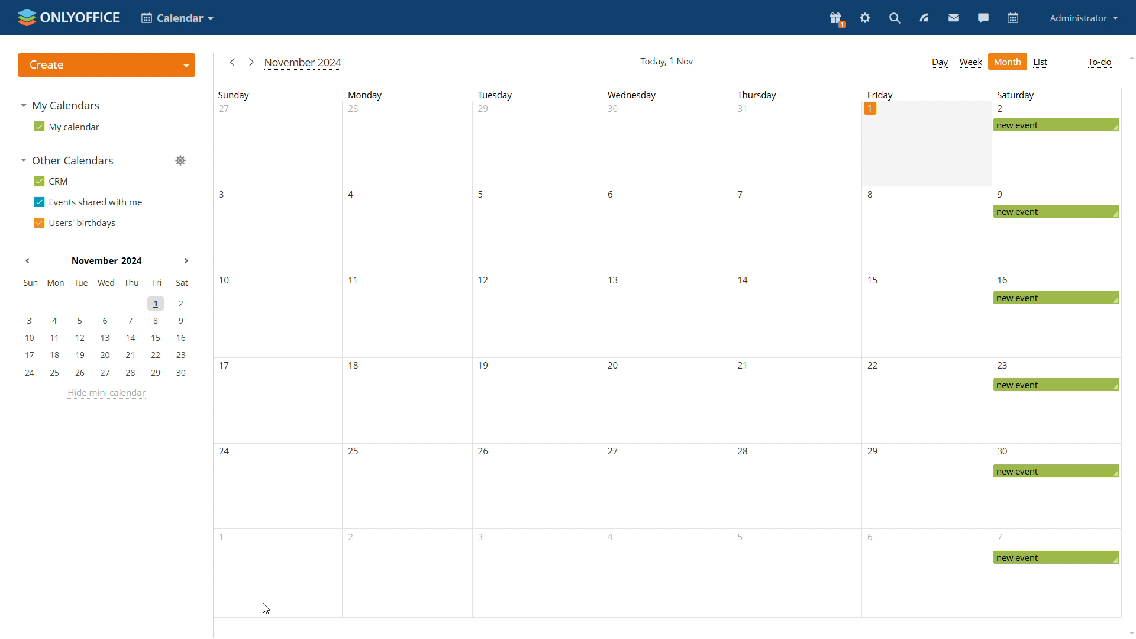 Image resolution: width=1136 pixels, height=639 pixels. What do you see at coordinates (667, 61) in the screenshot?
I see `current date` at bounding box center [667, 61].